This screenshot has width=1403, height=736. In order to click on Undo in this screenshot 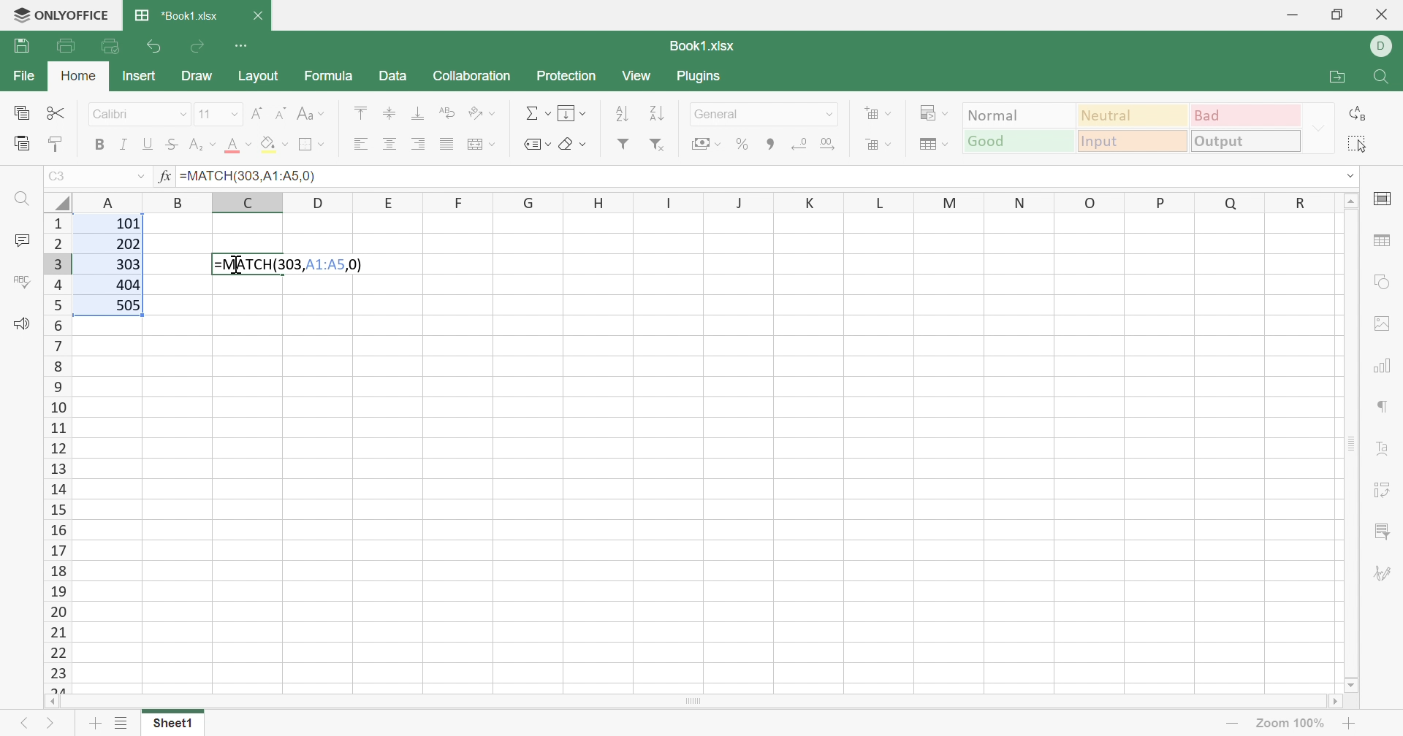, I will do `click(152, 44)`.